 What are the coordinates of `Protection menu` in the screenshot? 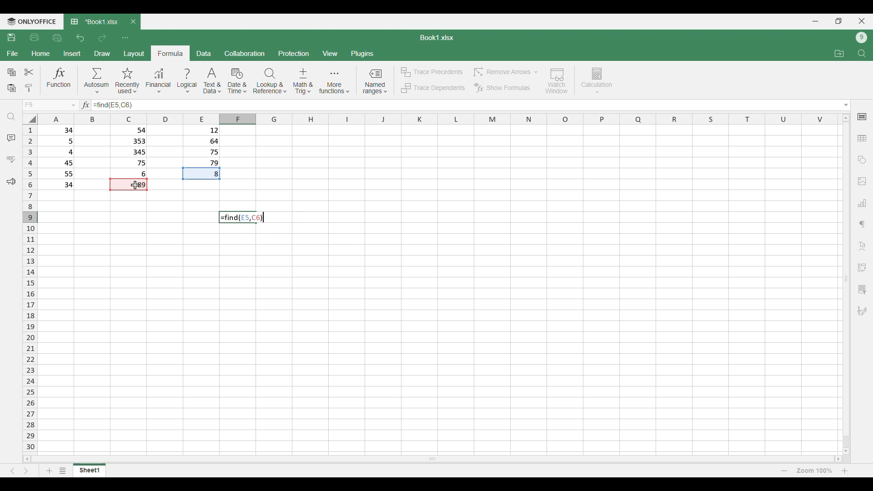 It's located at (294, 53).